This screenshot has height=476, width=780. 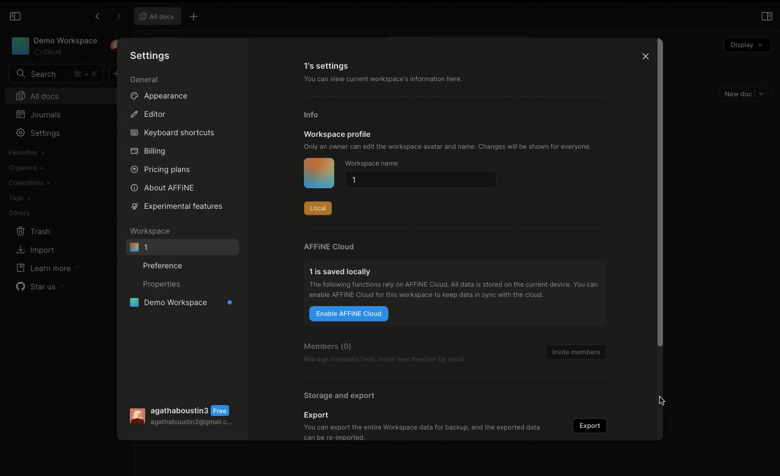 I want to click on Only an owner can edit the workspace avatar and name. Changes will be shown for everyone., so click(x=447, y=147).